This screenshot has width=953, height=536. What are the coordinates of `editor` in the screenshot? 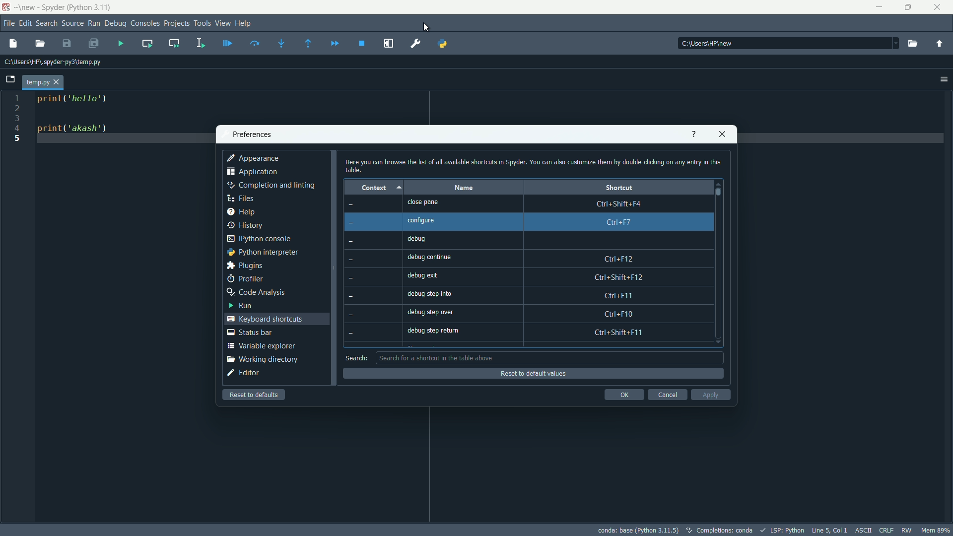 It's located at (243, 373).